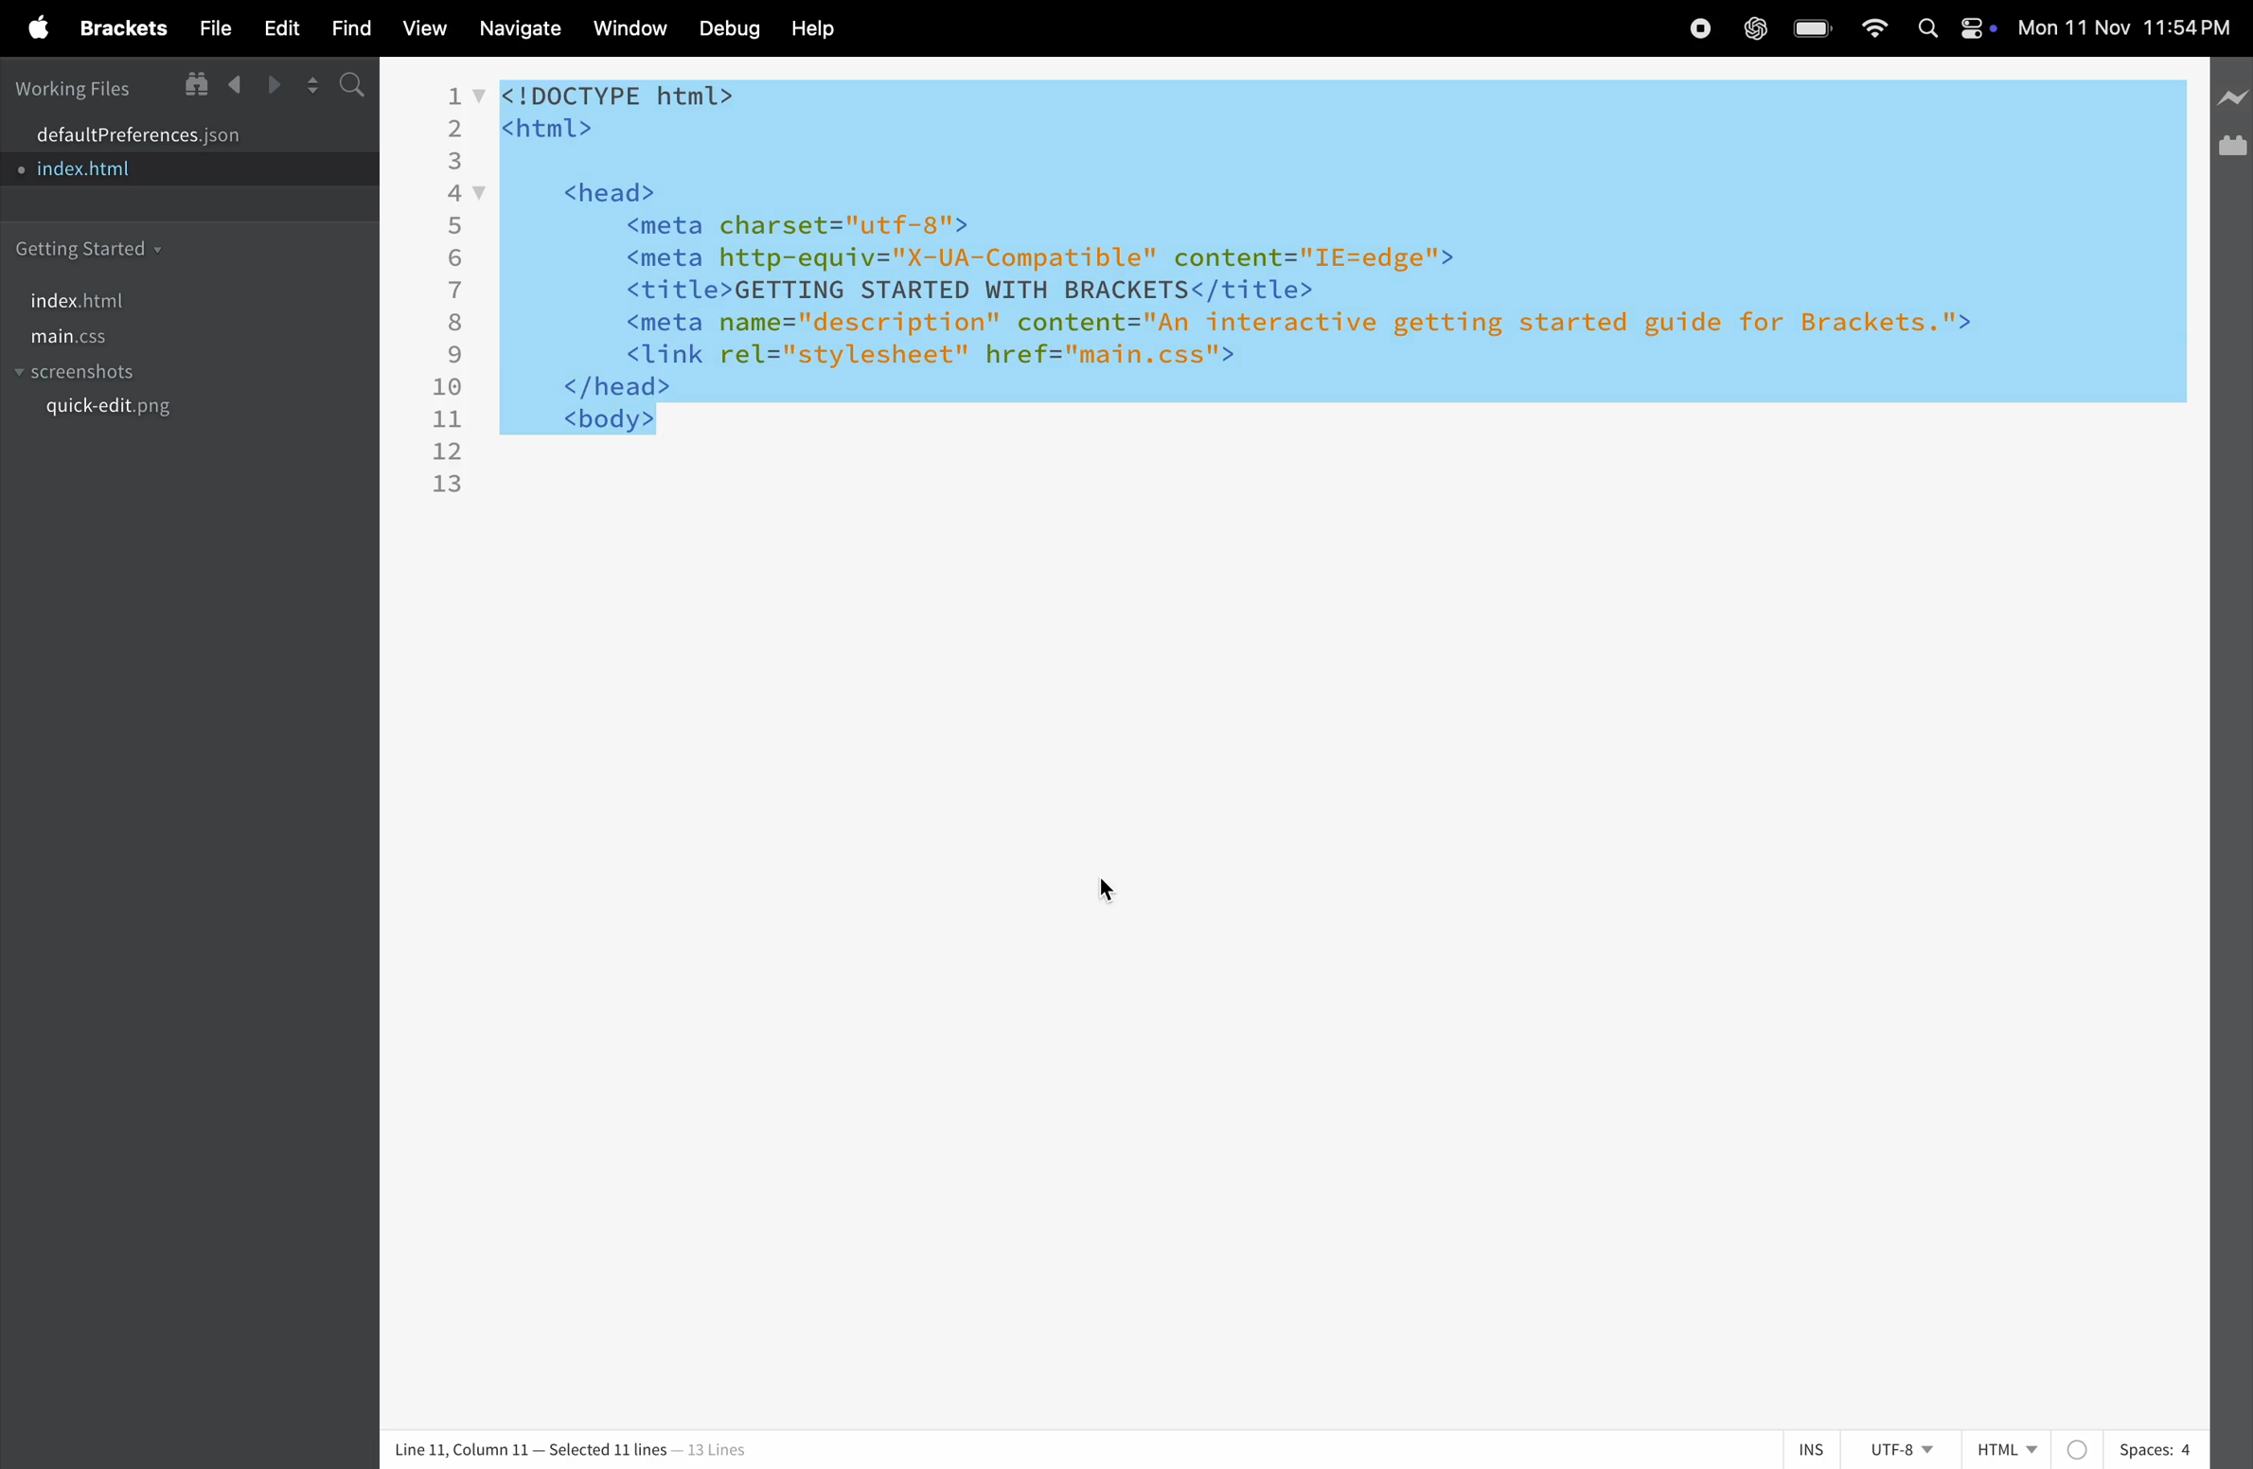  Describe the element at coordinates (565, 1446) in the screenshot. I see `column and lines` at that location.